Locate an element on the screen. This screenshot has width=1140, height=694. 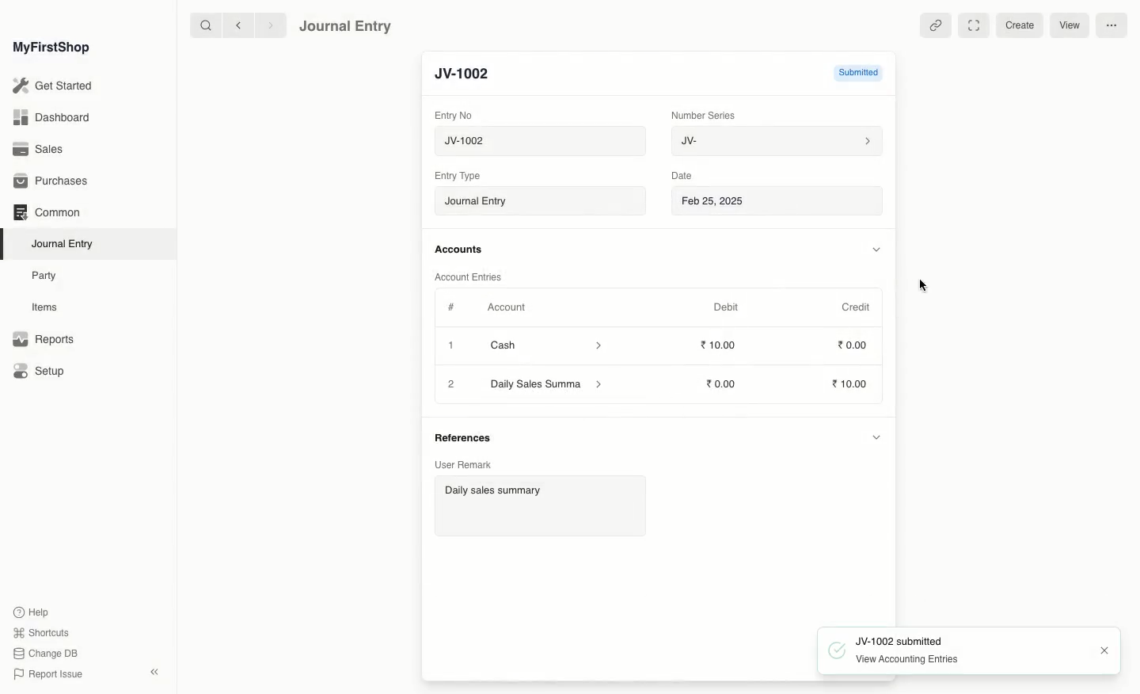
Options is located at coordinates (1112, 25).